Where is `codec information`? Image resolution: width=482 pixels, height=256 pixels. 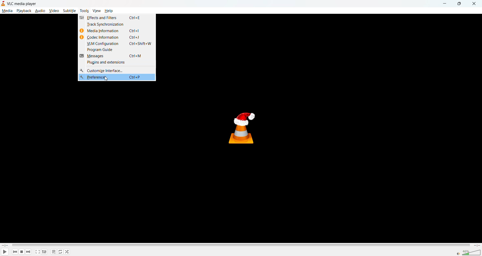
codec information is located at coordinates (114, 38).